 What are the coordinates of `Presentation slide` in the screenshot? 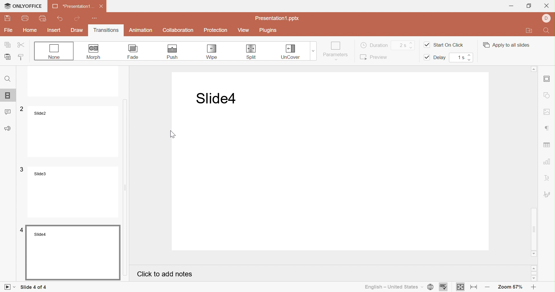 It's located at (333, 176).